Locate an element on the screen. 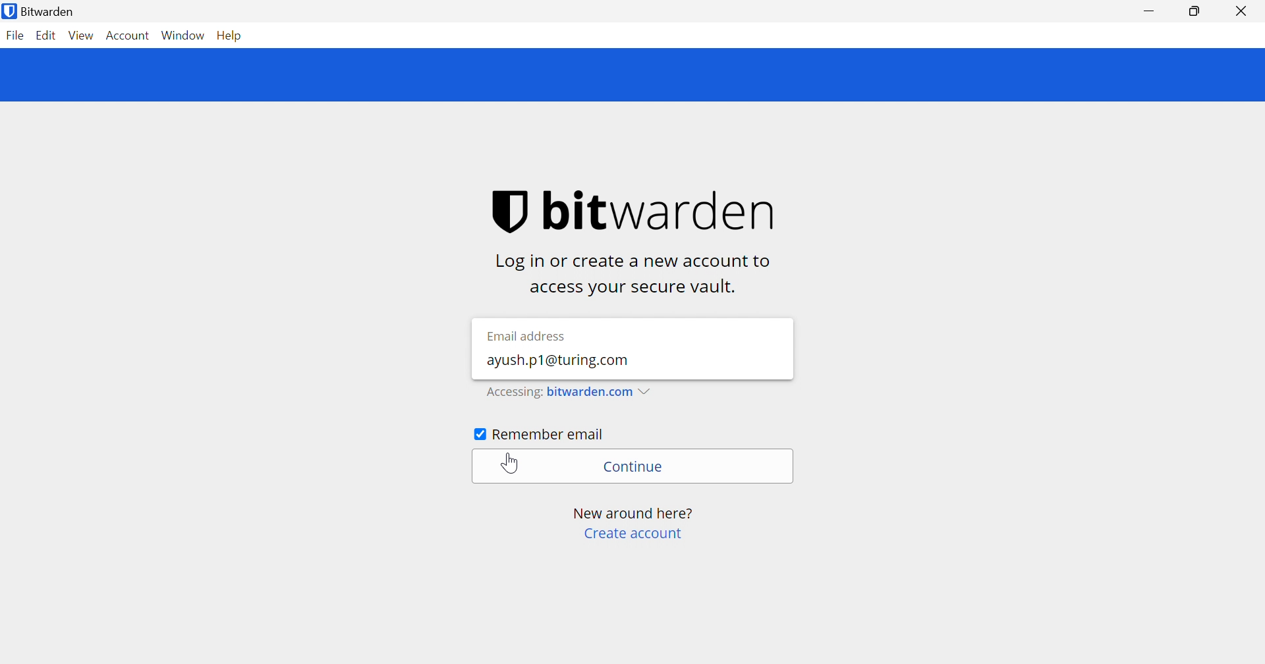 The image size is (1265, 664). Accessing bitwarden.com is located at coordinates (563, 393).